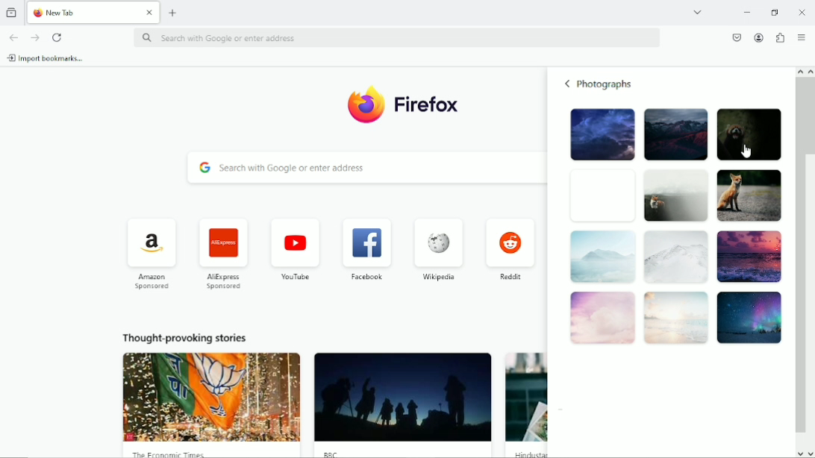 The image size is (815, 458). What do you see at coordinates (13, 12) in the screenshot?
I see `View recent browsing across windows and devices` at bounding box center [13, 12].